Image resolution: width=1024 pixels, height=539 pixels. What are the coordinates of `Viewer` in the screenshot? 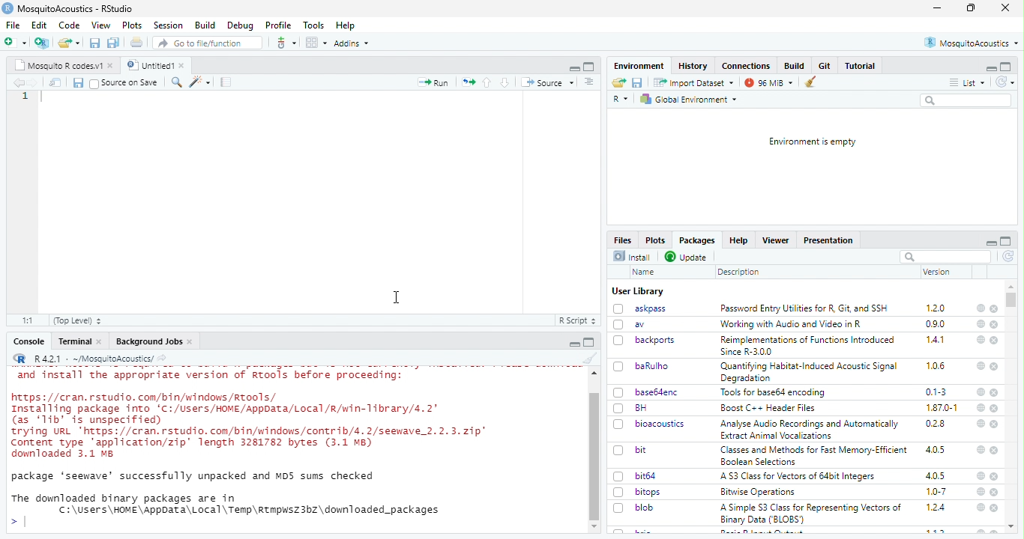 It's located at (775, 240).